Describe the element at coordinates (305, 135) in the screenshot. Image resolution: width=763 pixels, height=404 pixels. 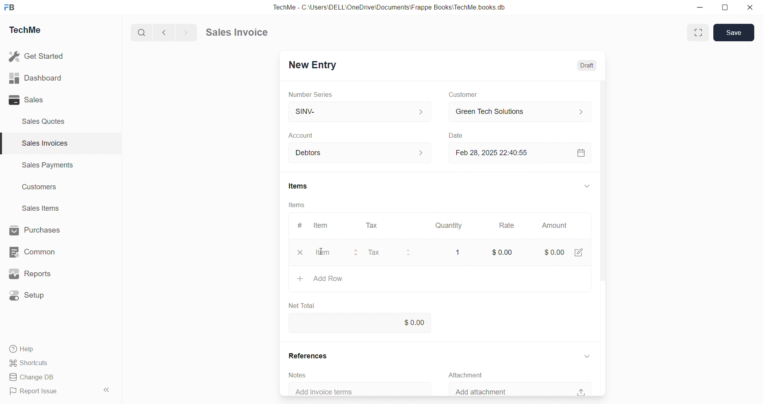
I see `Account` at that location.